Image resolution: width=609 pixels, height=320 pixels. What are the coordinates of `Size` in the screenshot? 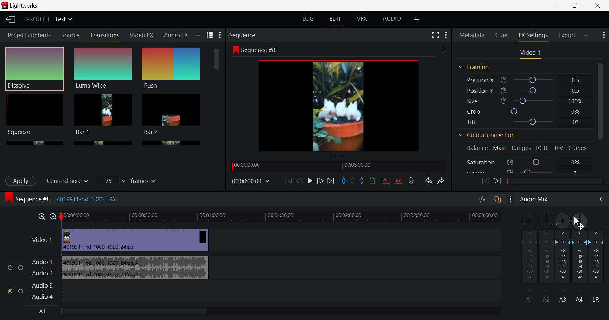 It's located at (524, 99).